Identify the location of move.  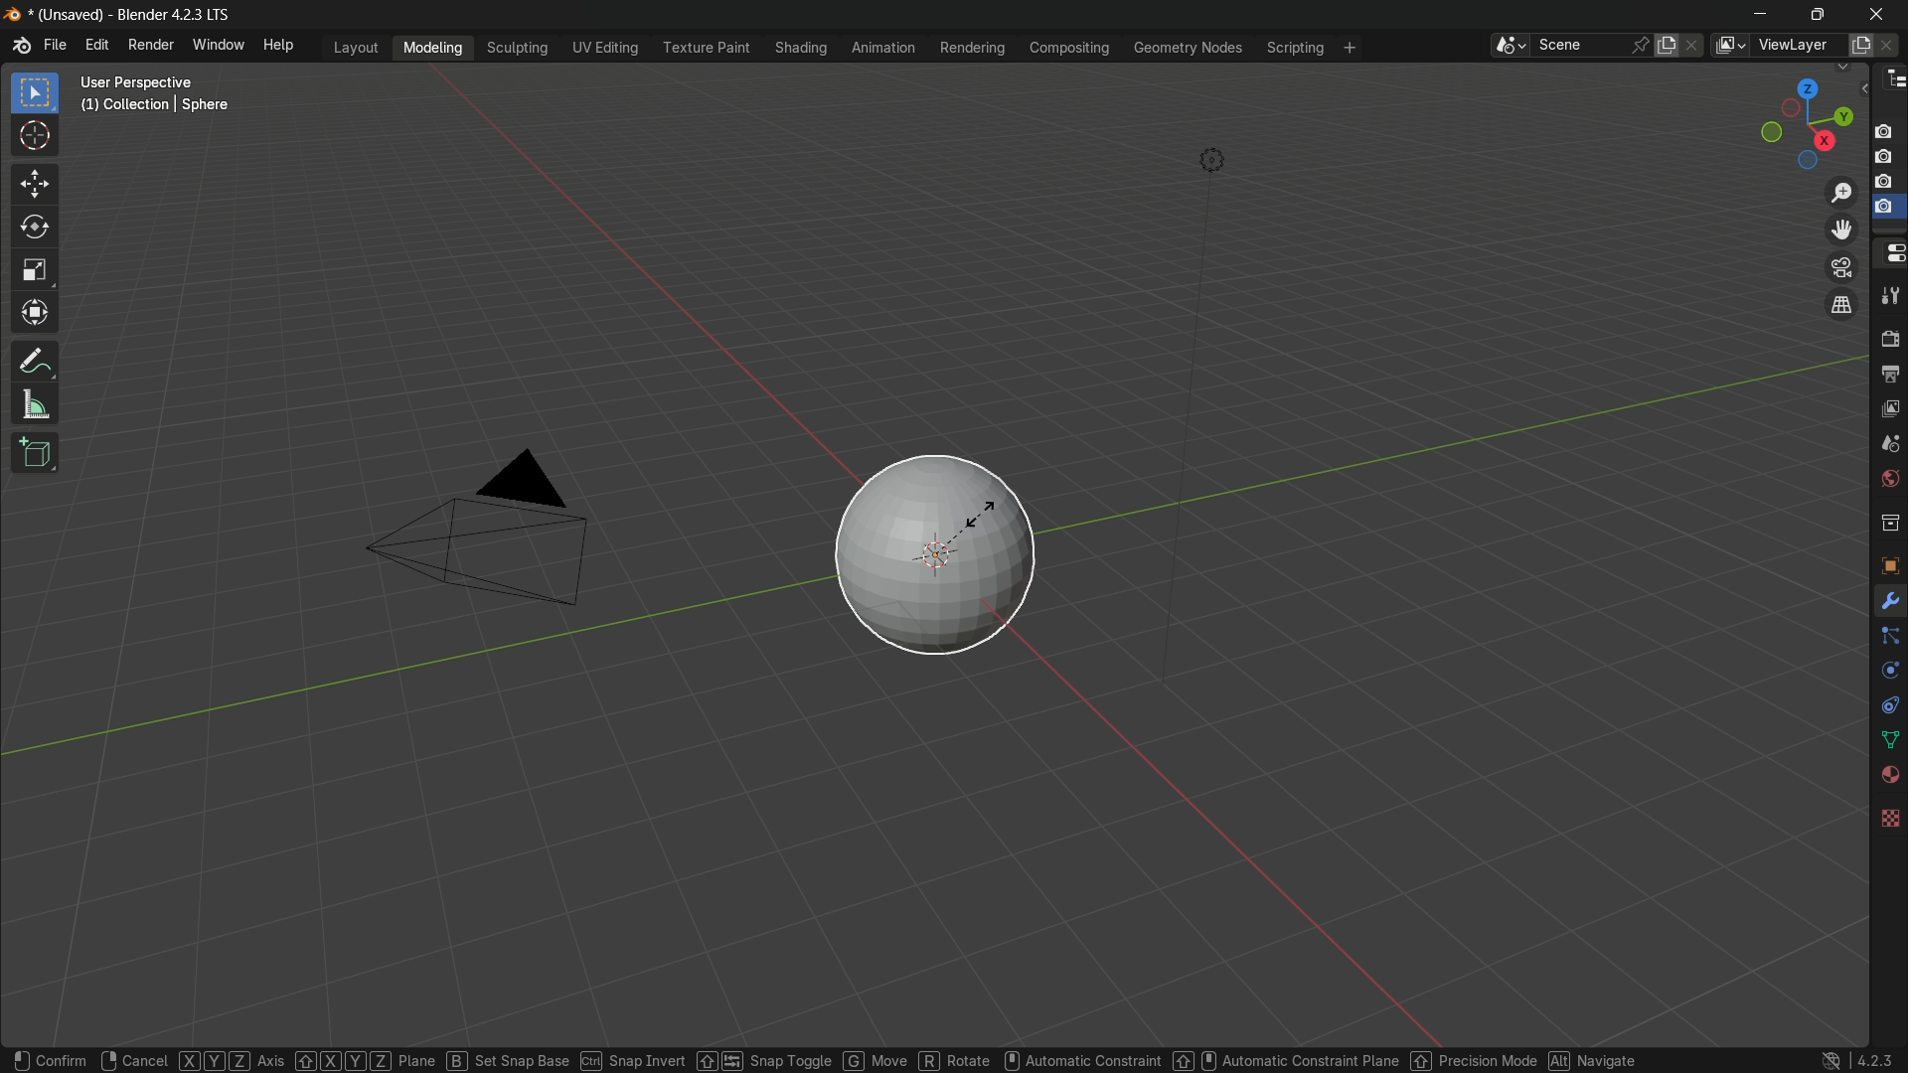
(33, 184).